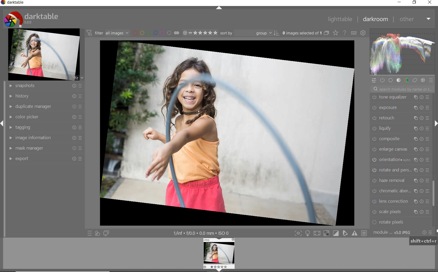  What do you see at coordinates (423, 241) in the screenshot?
I see `shift+ctrl+r` at bounding box center [423, 241].